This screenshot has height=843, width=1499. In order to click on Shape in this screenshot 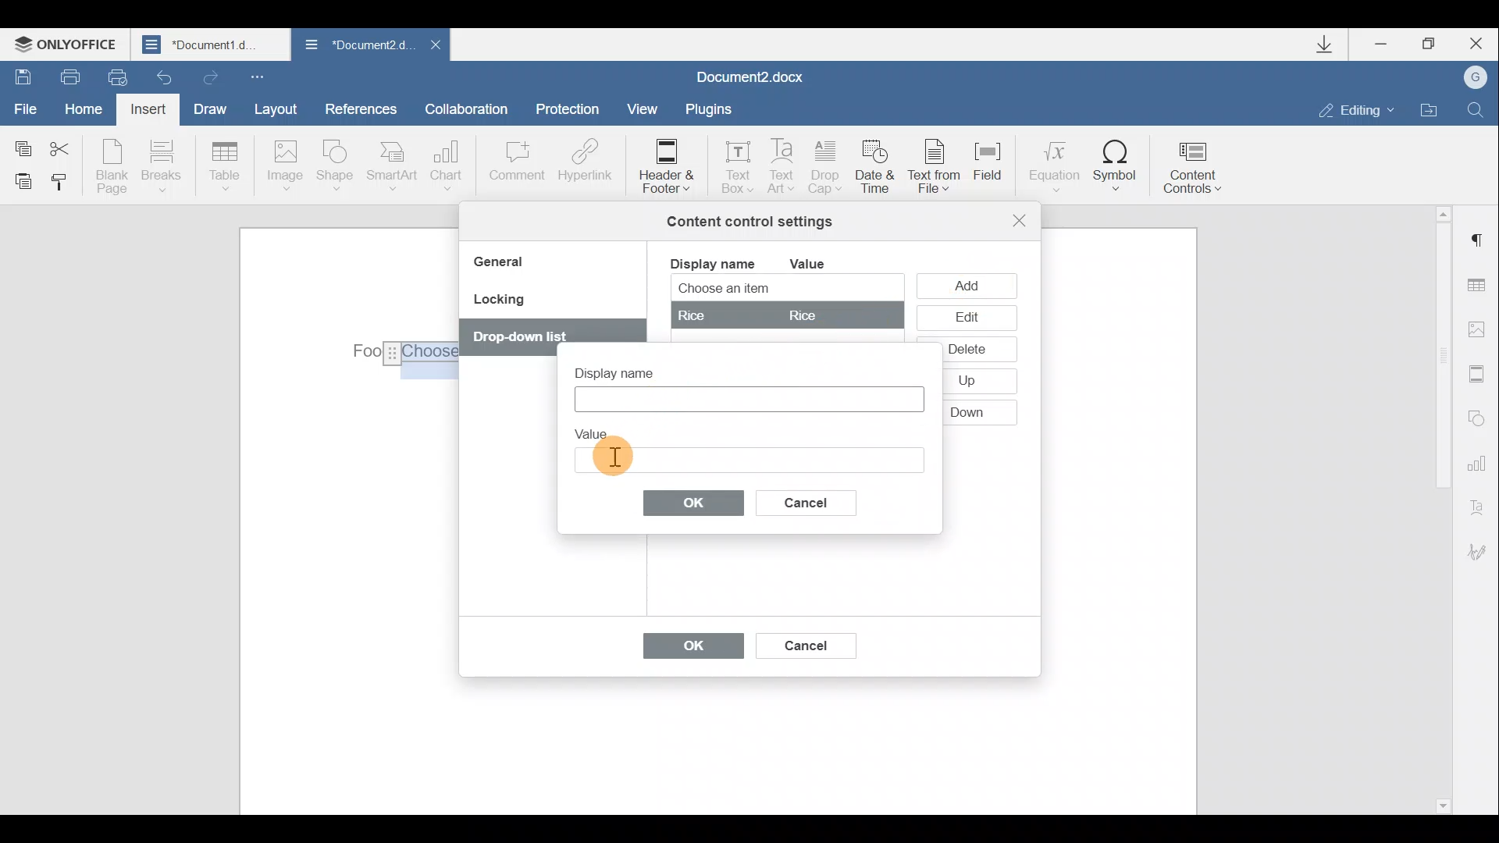, I will do `click(338, 168)`.